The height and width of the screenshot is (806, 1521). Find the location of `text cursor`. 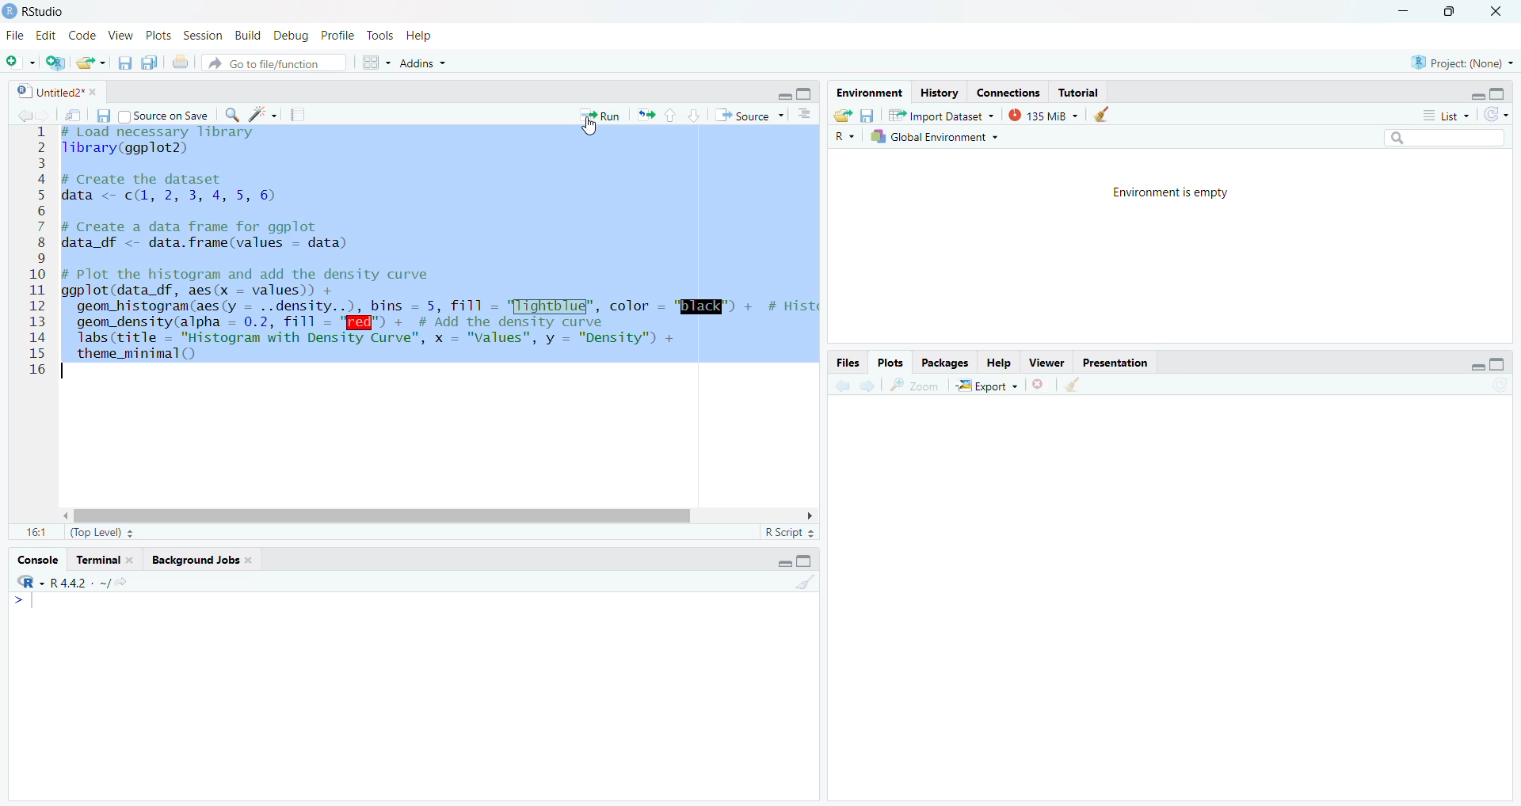

text cursor is located at coordinates (63, 369).